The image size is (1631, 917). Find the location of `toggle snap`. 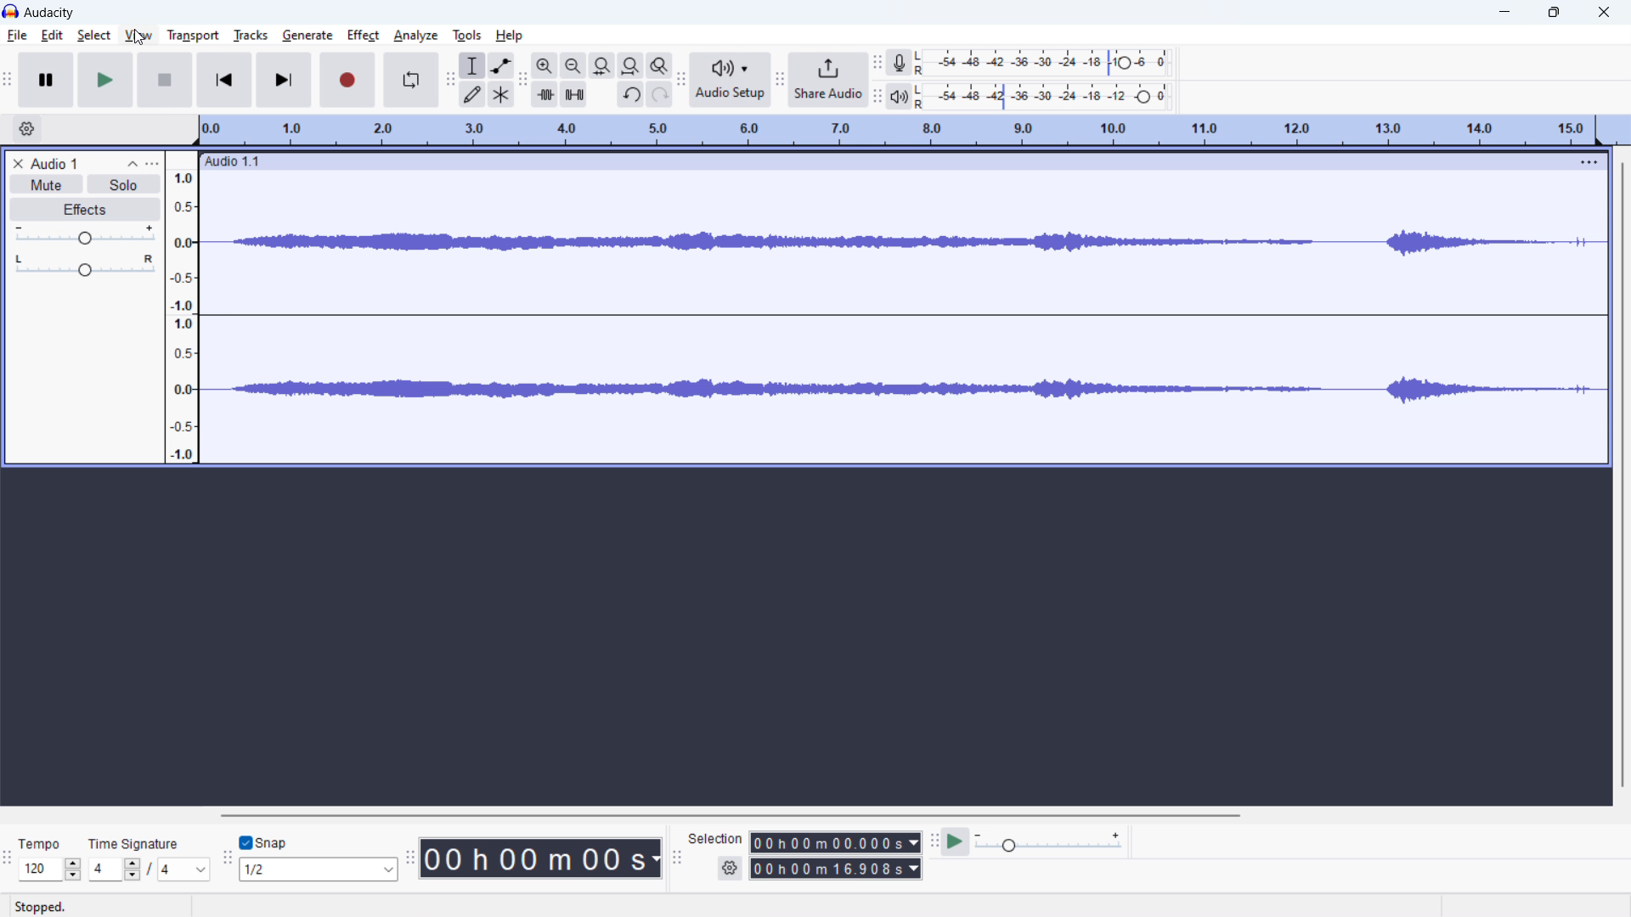

toggle snap is located at coordinates (262, 842).